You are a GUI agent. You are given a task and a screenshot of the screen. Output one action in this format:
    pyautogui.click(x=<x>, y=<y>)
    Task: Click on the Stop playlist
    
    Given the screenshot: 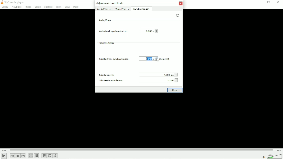 What is the action you would take?
    pyautogui.click(x=18, y=156)
    